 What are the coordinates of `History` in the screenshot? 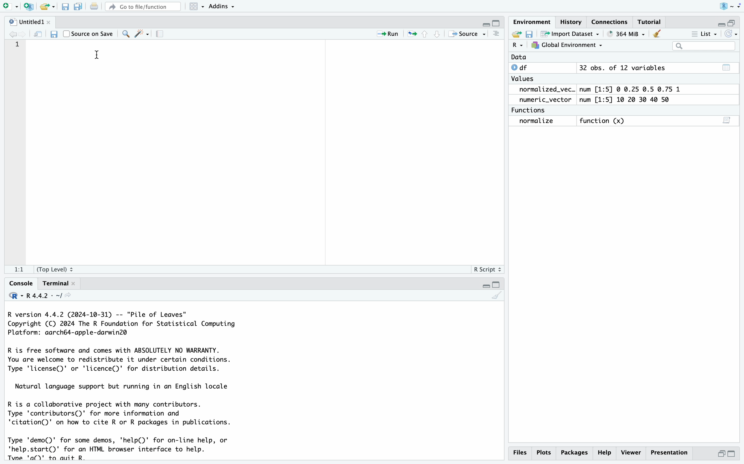 It's located at (572, 23).